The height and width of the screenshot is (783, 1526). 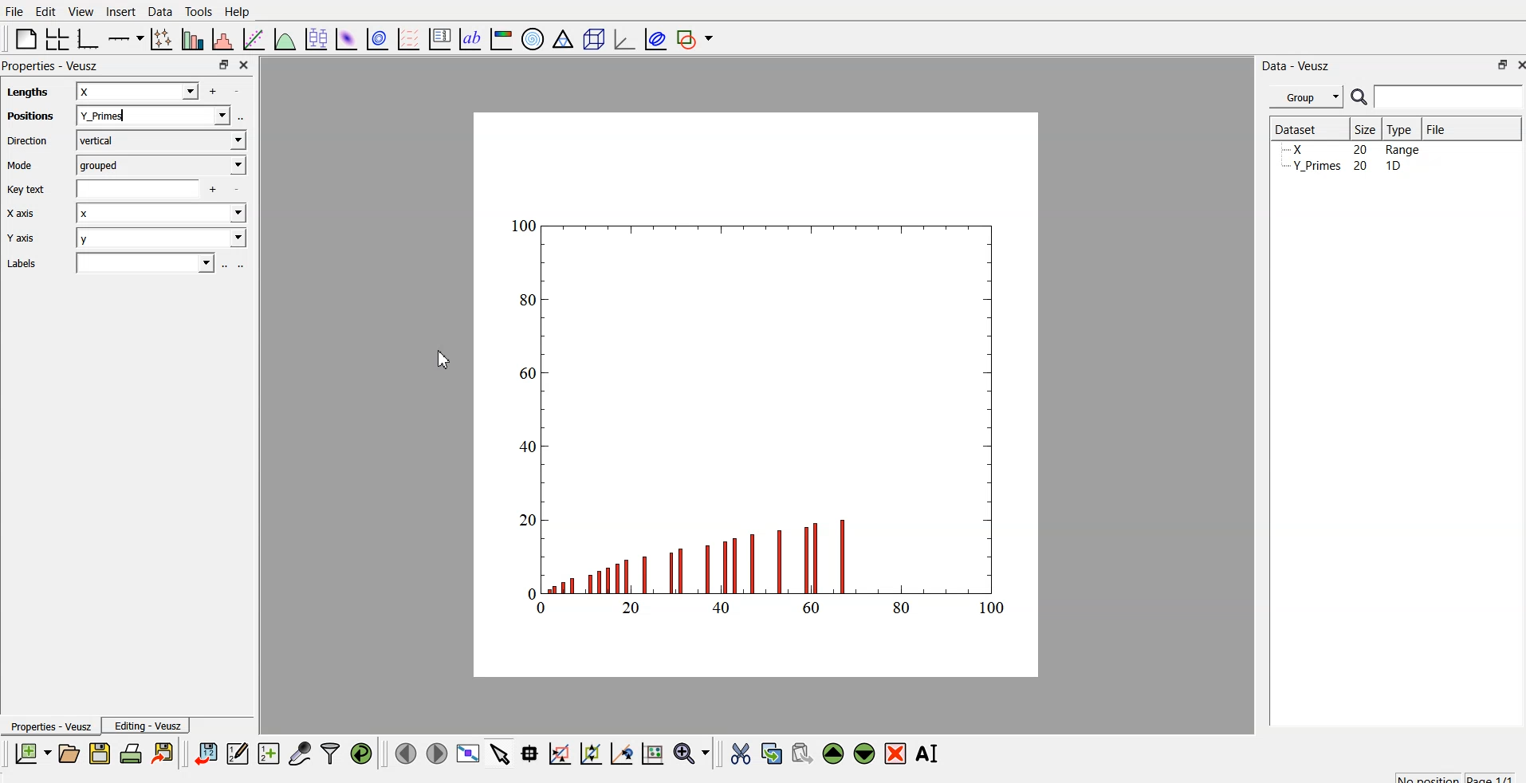 I want to click on draw ponts, so click(x=590, y=753).